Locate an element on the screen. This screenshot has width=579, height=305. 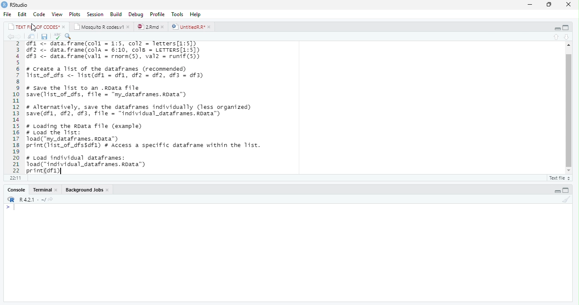
Console is located at coordinates (16, 190).